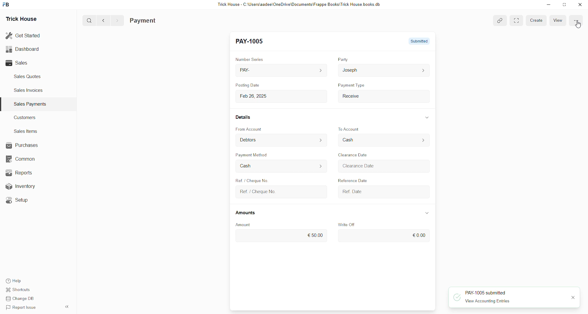  Describe the element at coordinates (351, 180) in the screenshot. I see `Reference Date` at that location.